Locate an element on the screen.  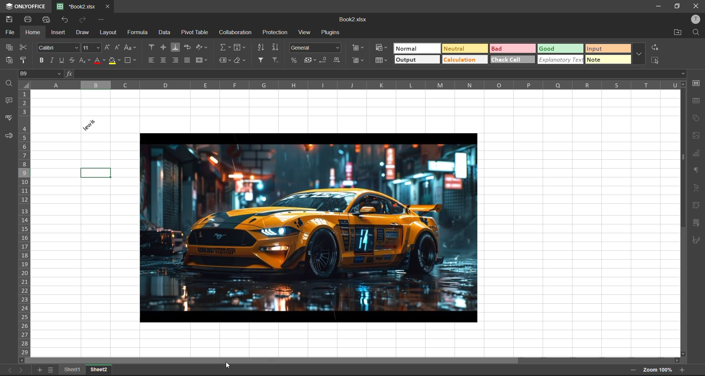
decrease decimal is located at coordinates (325, 60).